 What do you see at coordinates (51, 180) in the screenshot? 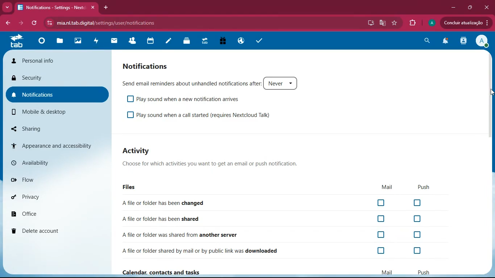
I see `flow` at bounding box center [51, 180].